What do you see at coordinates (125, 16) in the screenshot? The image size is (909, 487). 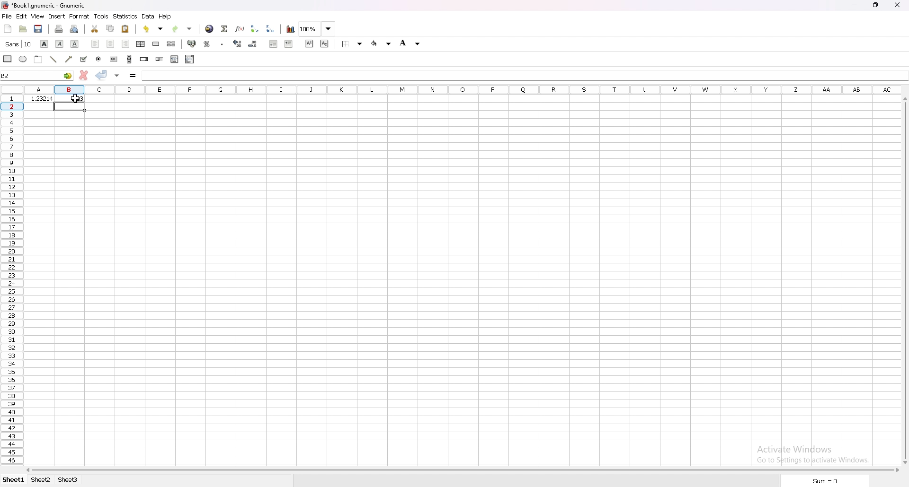 I see `statistics` at bounding box center [125, 16].